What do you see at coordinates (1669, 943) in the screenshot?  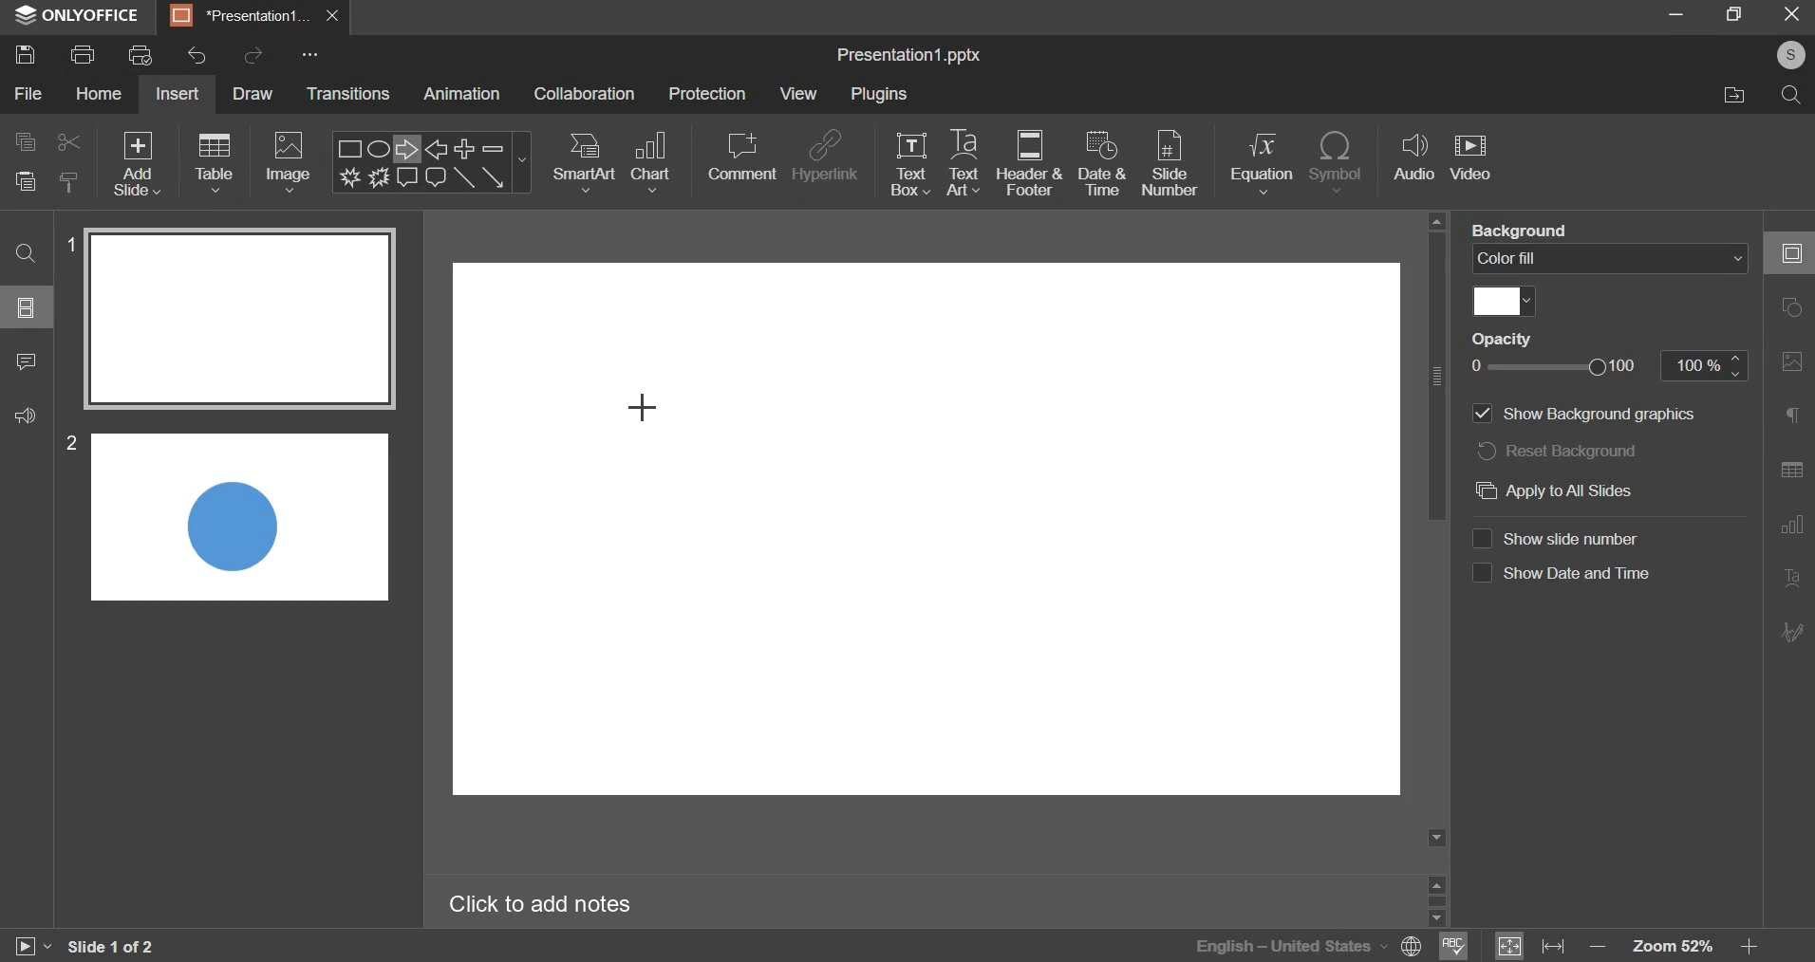 I see `zoom 52%` at bounding box center [1669, 943].